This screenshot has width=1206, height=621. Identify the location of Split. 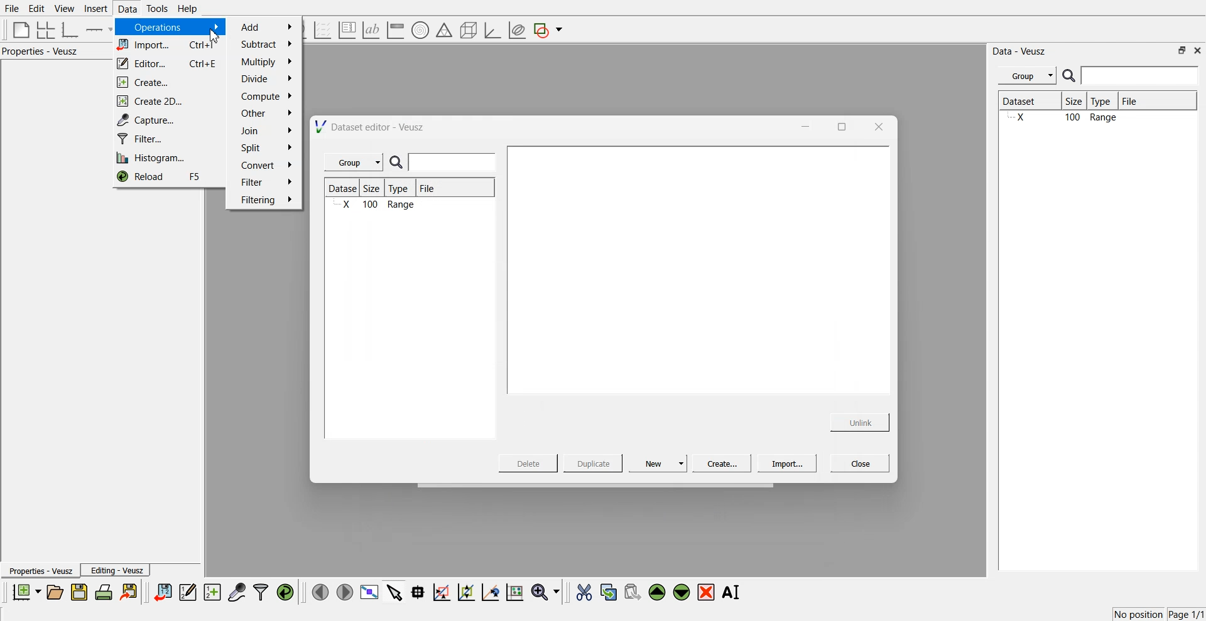
(263, 149).